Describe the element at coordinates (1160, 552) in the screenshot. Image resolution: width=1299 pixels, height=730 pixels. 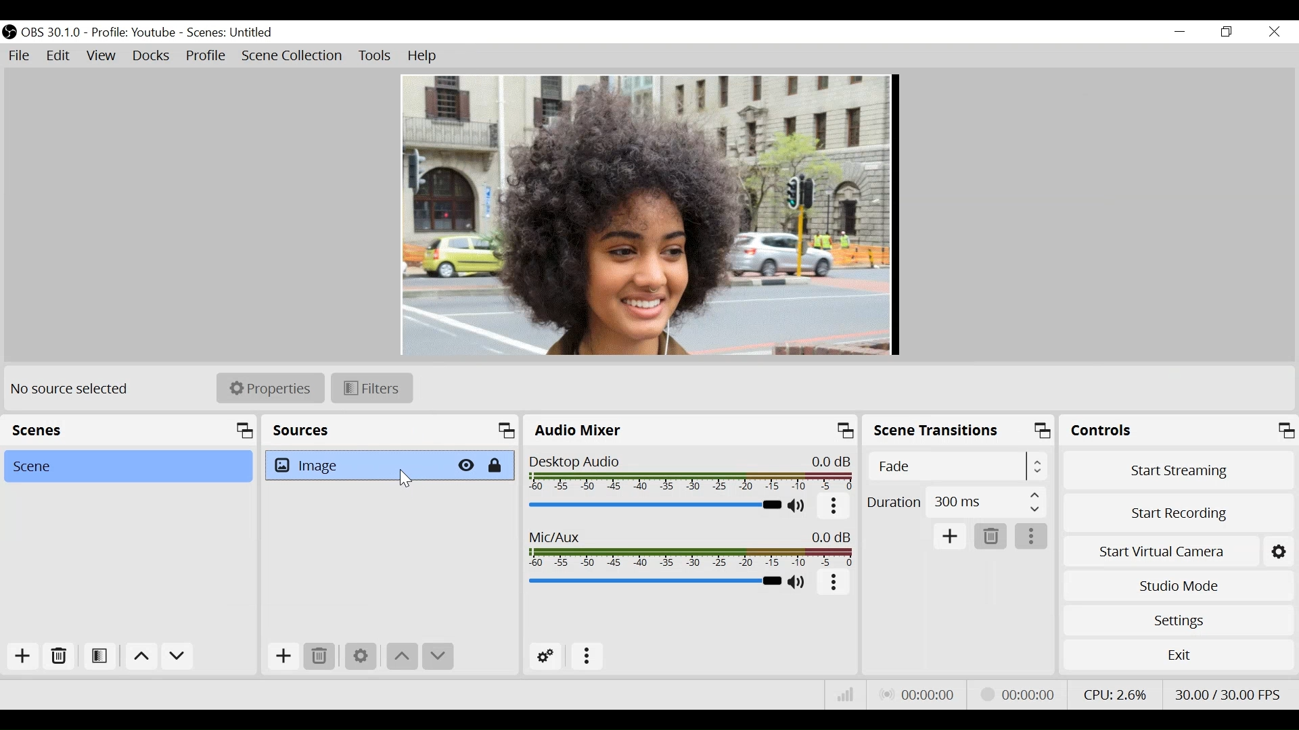
I see `Start Virtual Camera` at that location.